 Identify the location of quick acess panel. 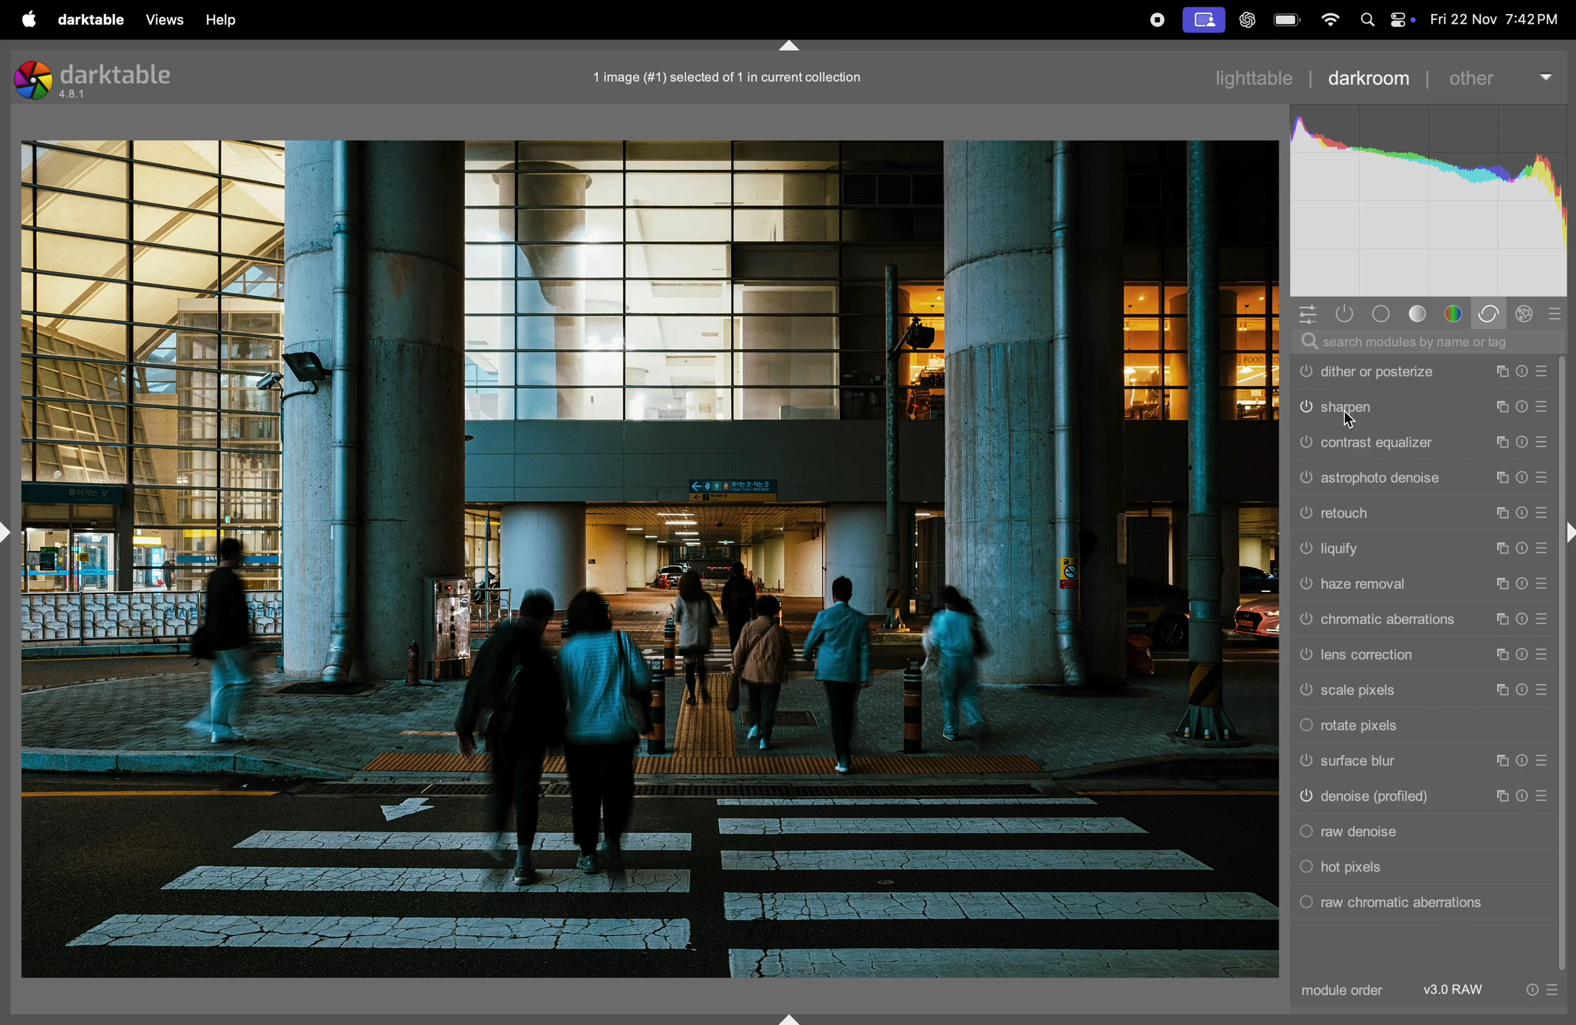
(1308, 313).